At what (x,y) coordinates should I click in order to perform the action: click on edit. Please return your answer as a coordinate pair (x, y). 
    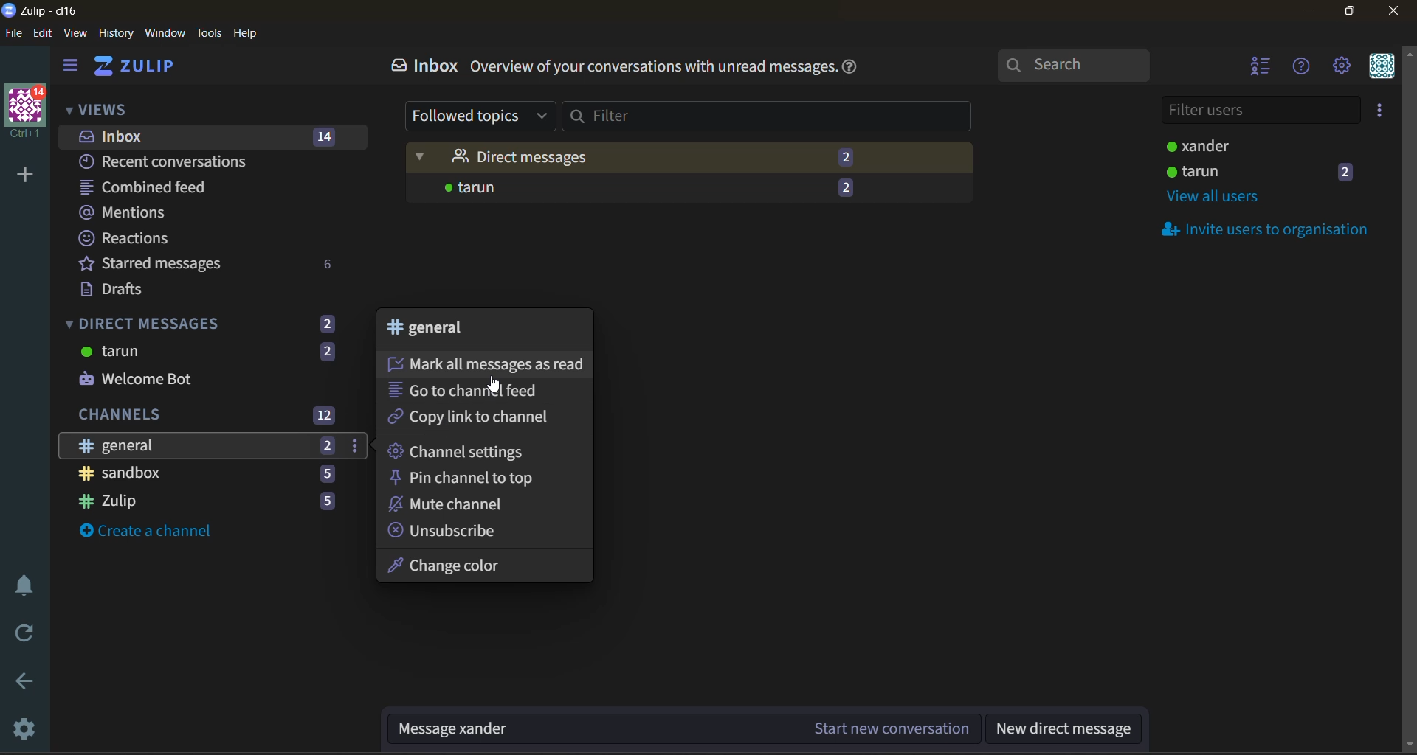
    Looking at the image, I should click on (44, 34).